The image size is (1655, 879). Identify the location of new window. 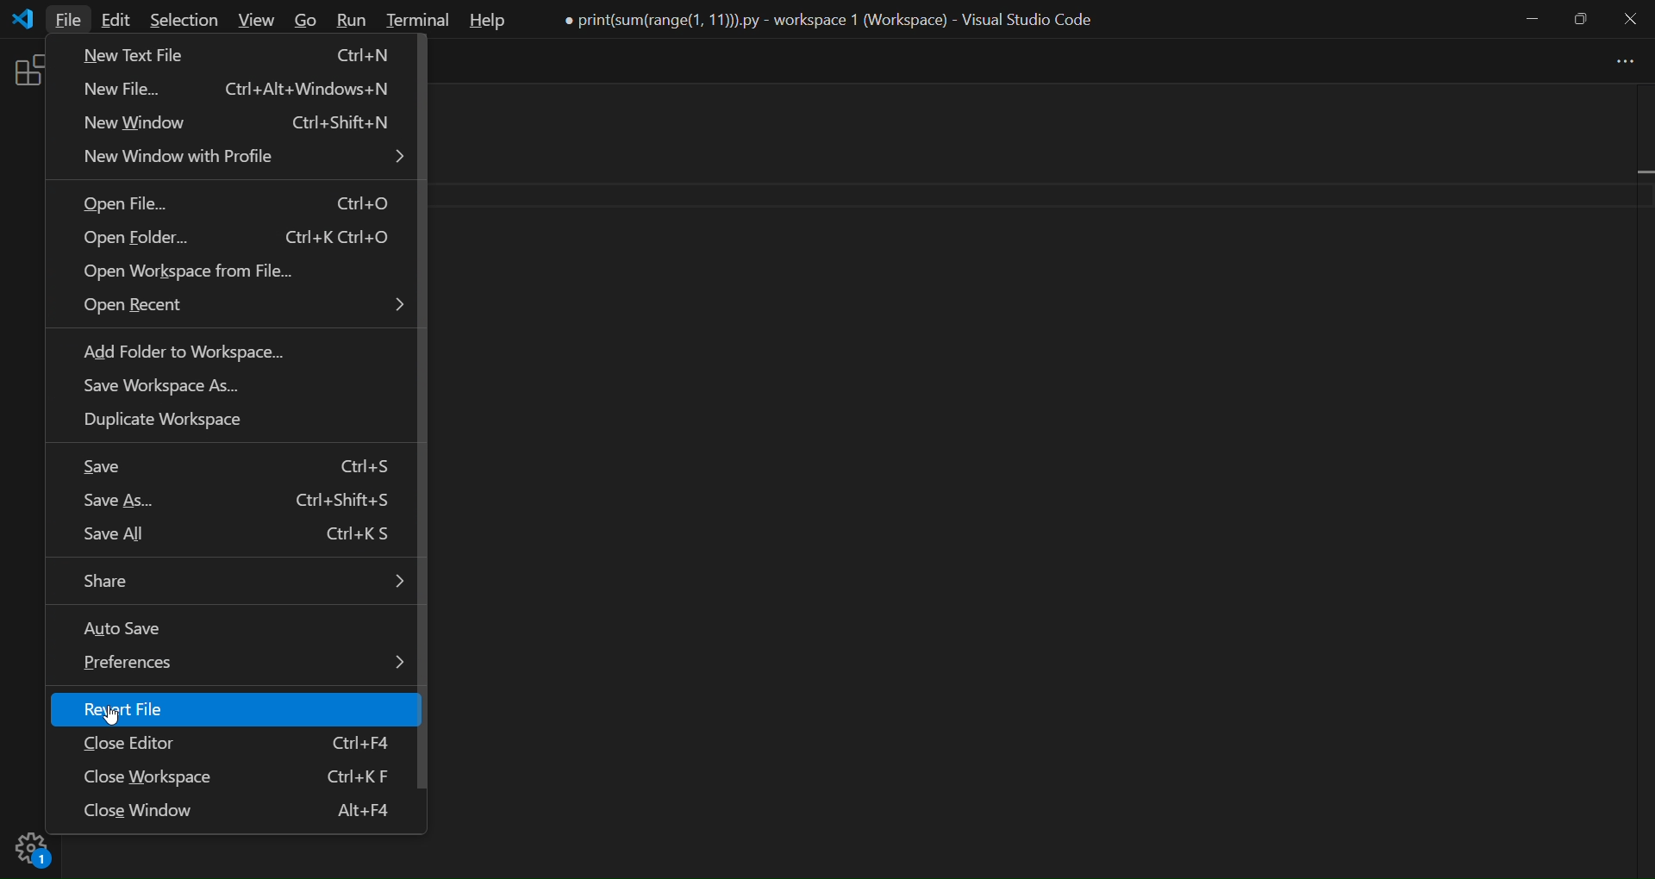
(240, 126).